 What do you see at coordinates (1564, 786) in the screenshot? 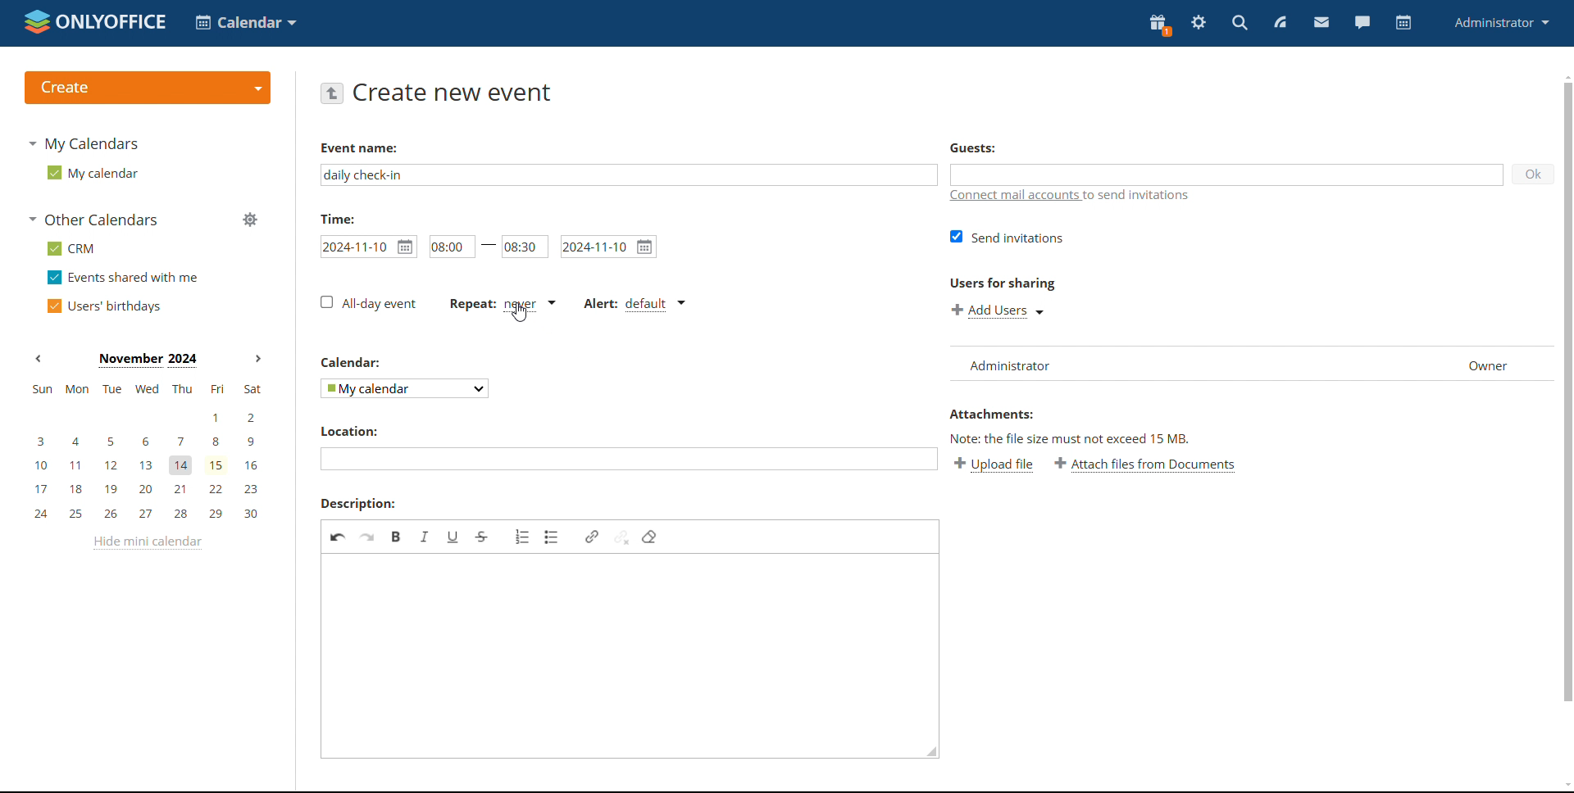
I see `scroll down` at bounding box center [1564, 786].